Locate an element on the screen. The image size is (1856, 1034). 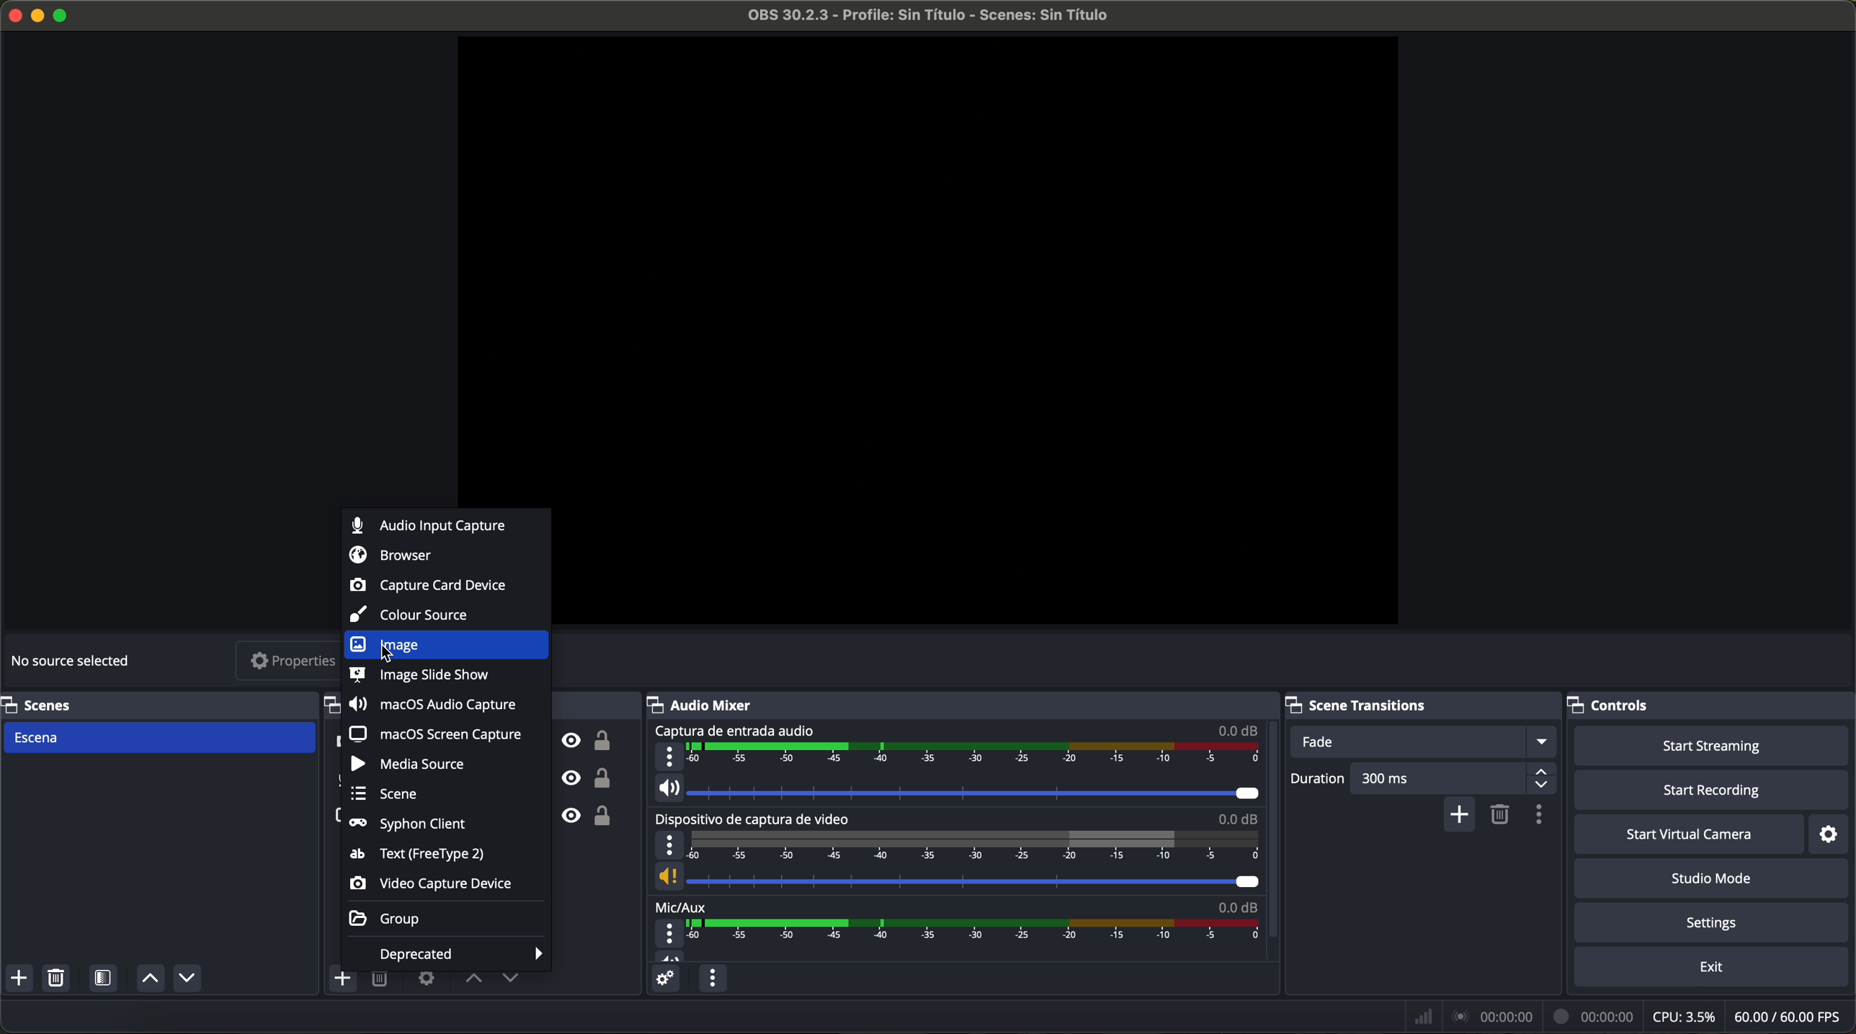
remove selected scene is located at coordinates (55, 979).